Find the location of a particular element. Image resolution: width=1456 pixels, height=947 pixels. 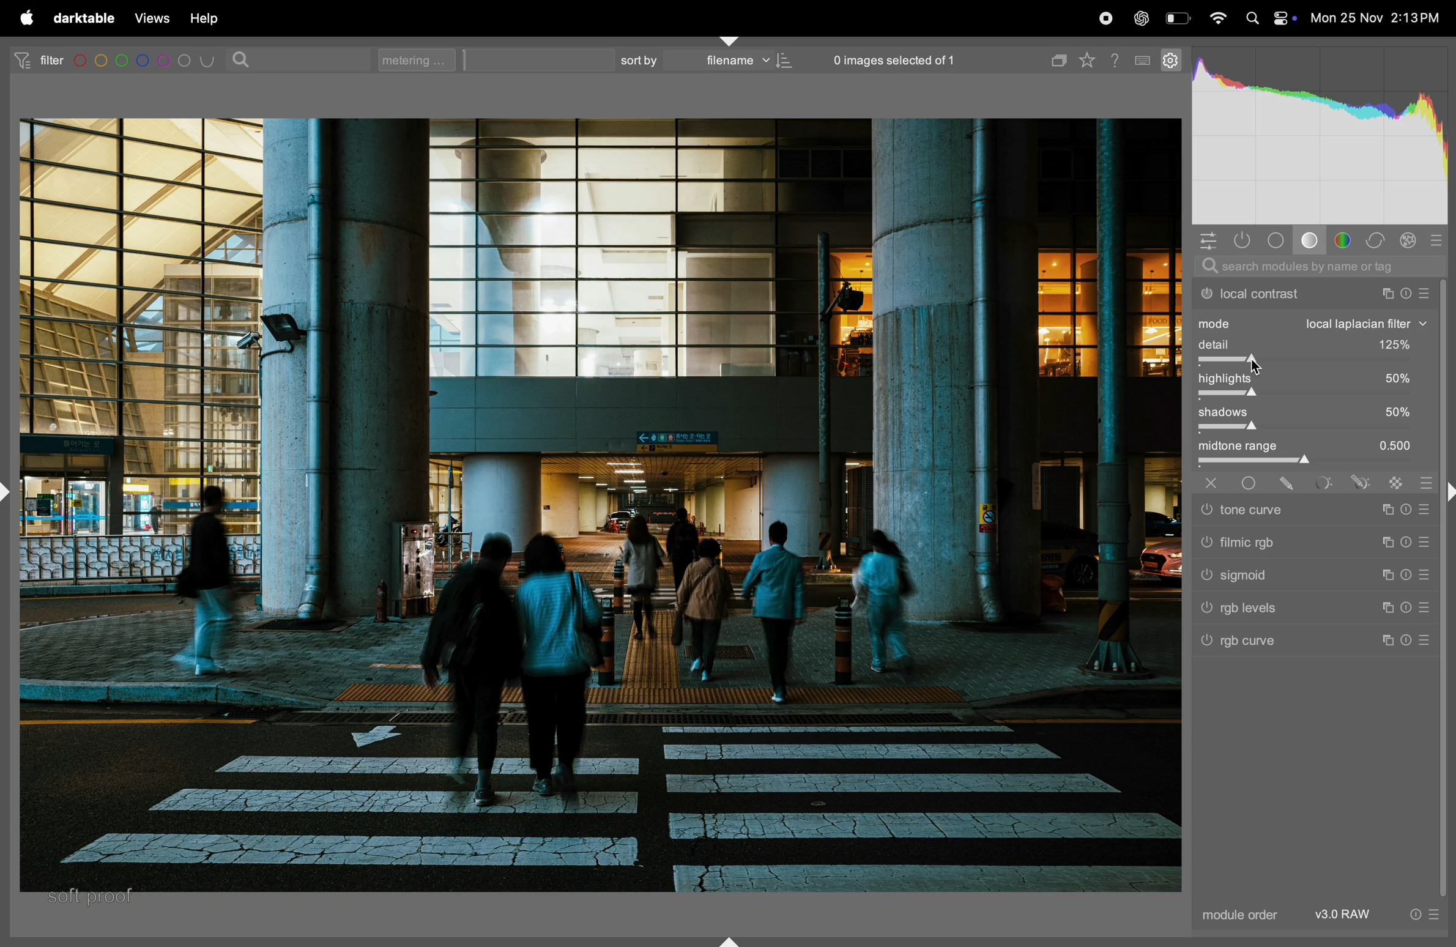

0 images selected of 1 is located at coordinates (895, 56).